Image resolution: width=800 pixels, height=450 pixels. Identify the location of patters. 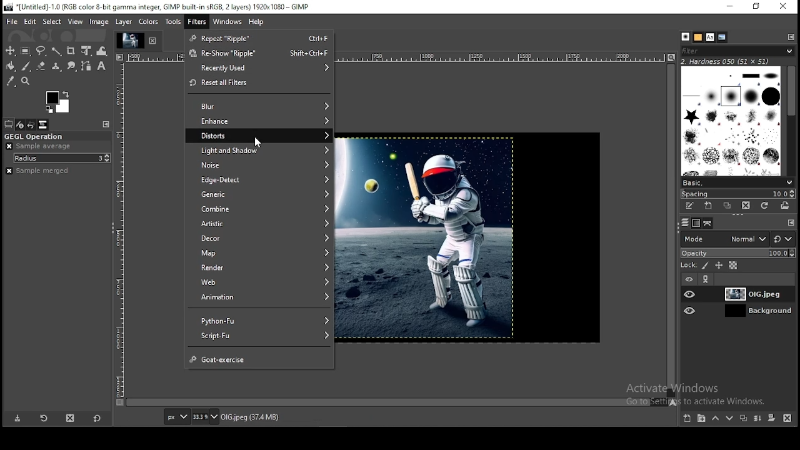
(698, 37).